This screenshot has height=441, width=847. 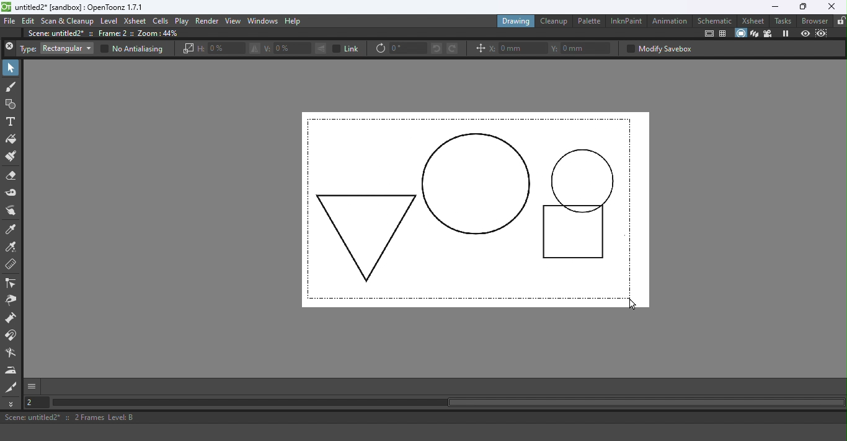 I want to click on Link, so click(x=347, y=48).